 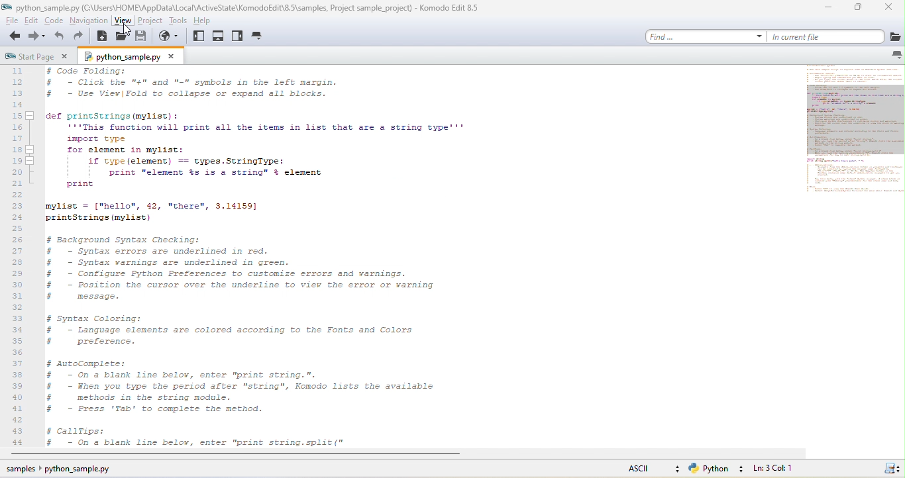 I want to click on edit, so click(x=33, y=23).